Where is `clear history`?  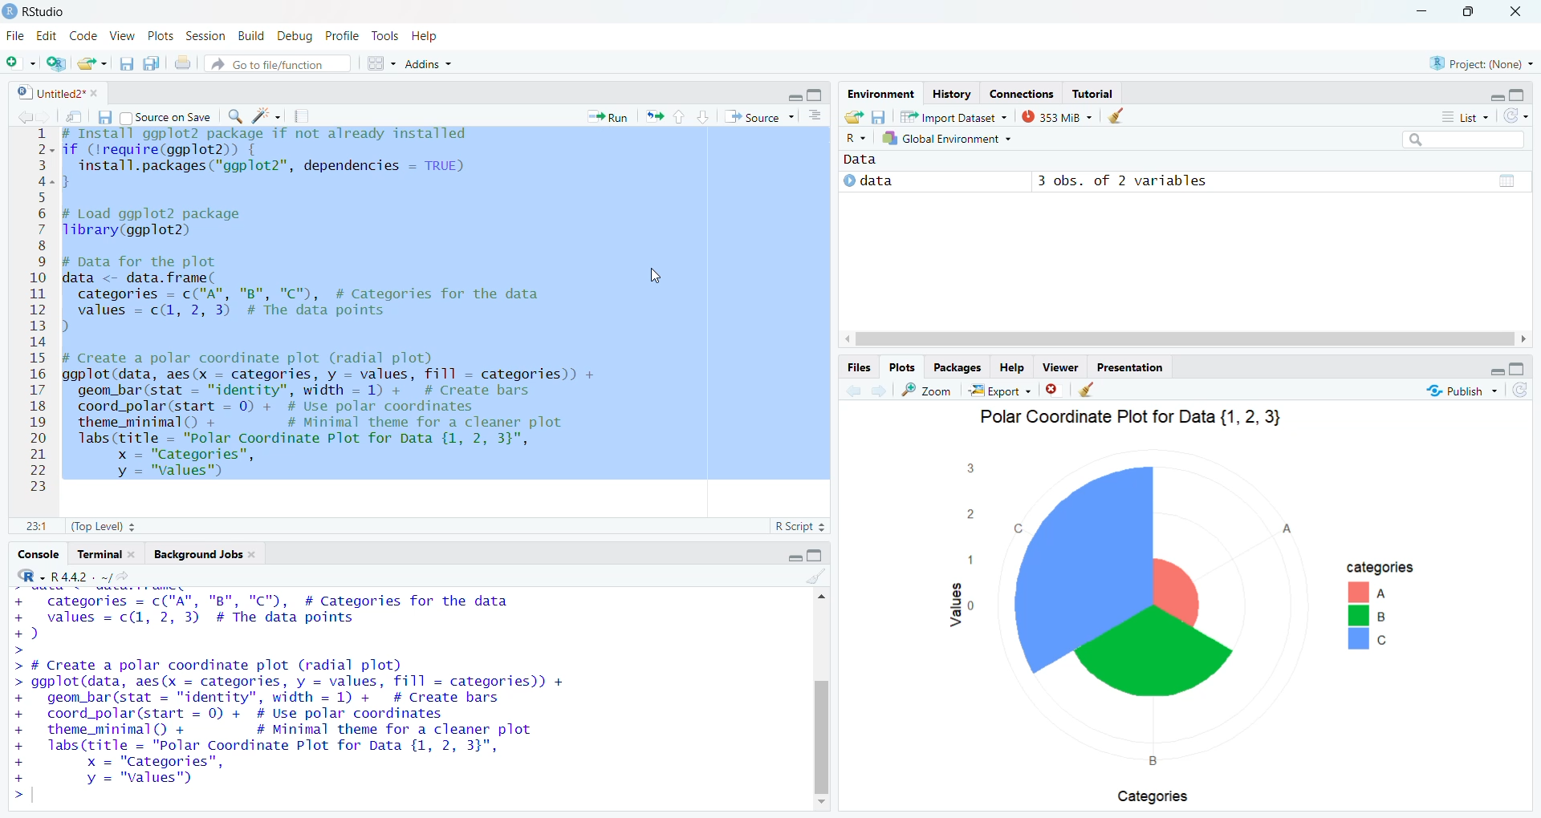
clear history is located at coordinates (1124, 116).